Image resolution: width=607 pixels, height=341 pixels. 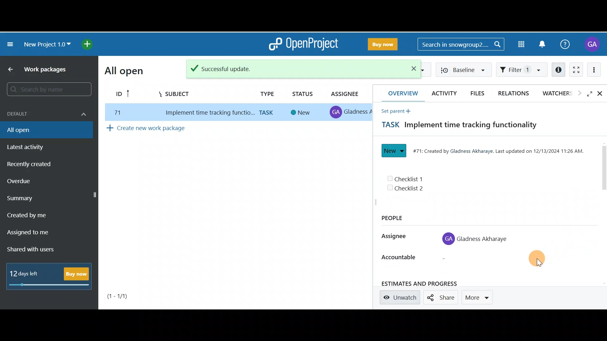 What do you see at coordinates (11, 46) in the screenshot?
I see `Collapse project menu` at bounding box center [11, 46].